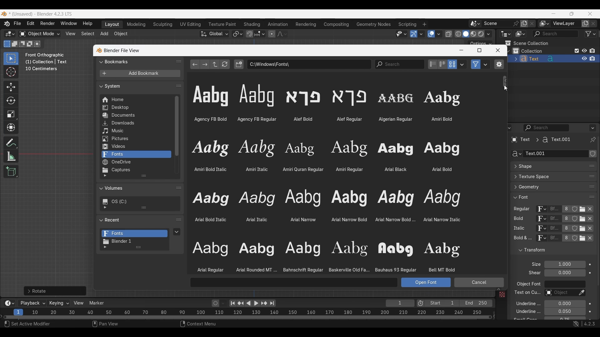 This screenshot has width=600, height=337. What do you see at coordinates (566, 24) in the screenshot?
I see `Name view layer` at bounding box center [566, 24].